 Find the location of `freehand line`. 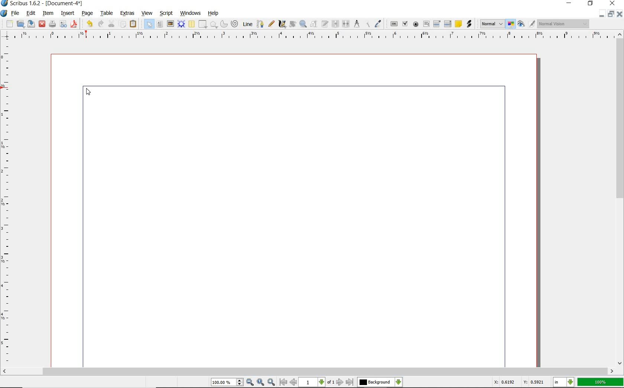

freehand line is located at coordinates (272, 24).